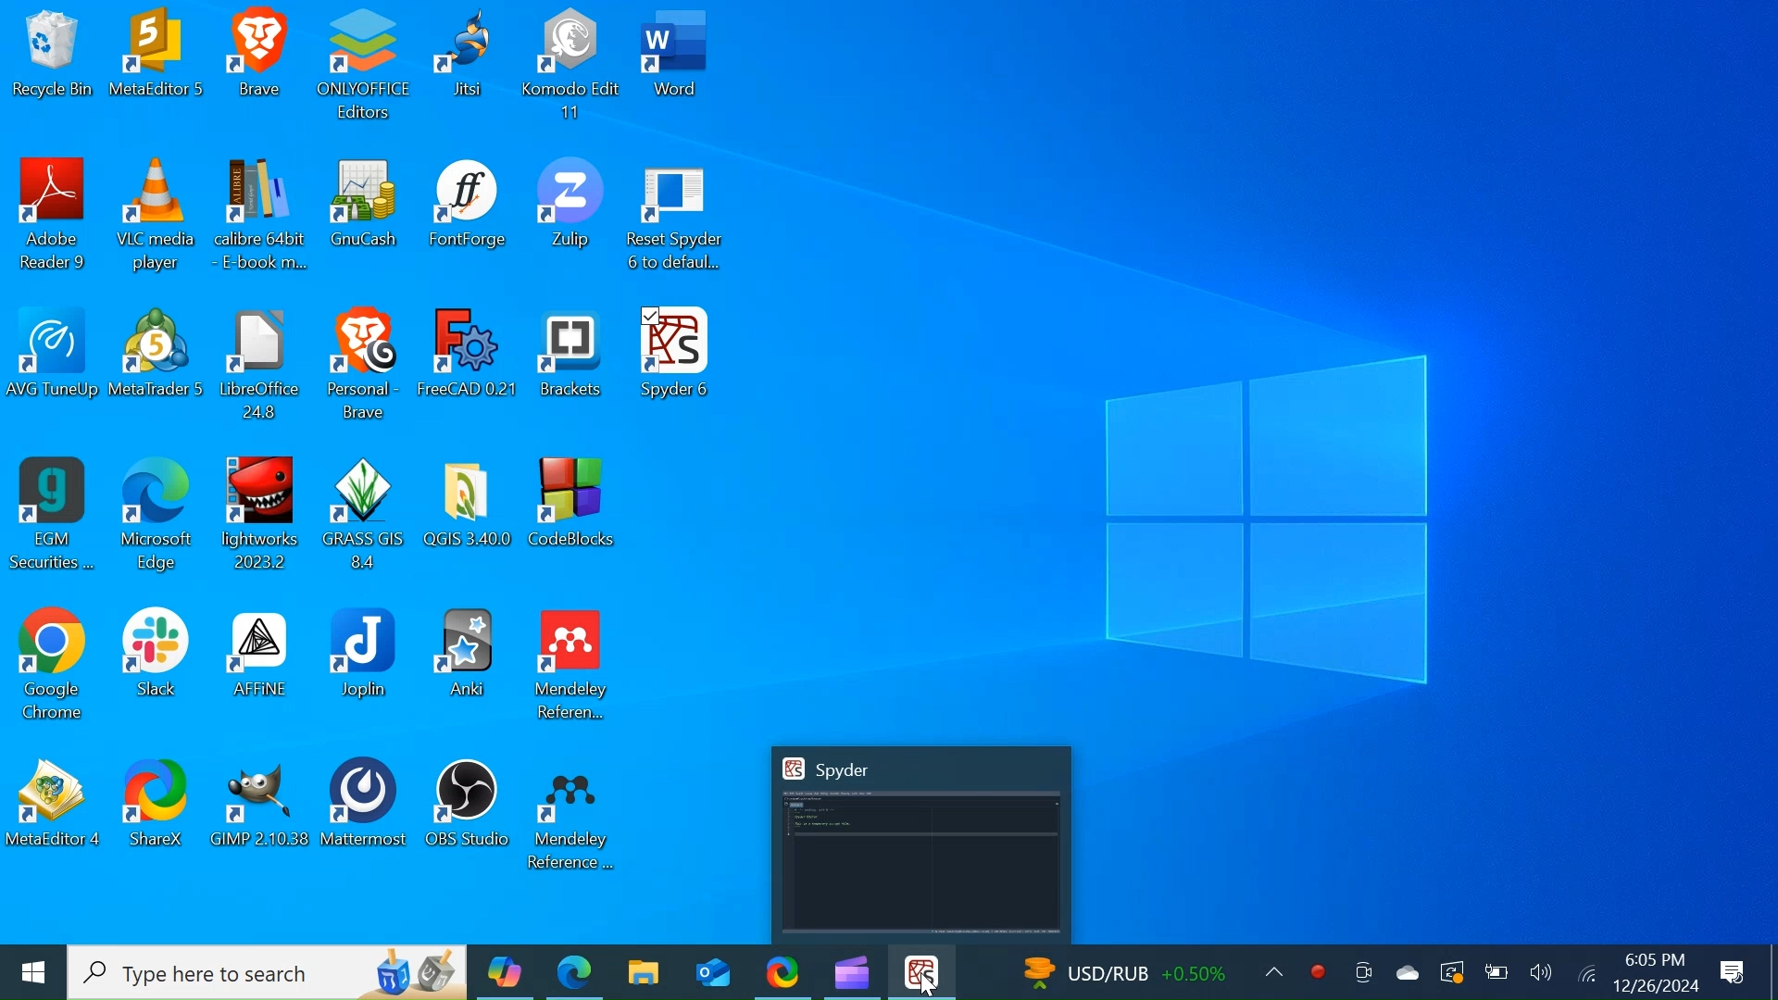  What do you see at coordinates (55, 811) in the screenshot?
I see `Meta Desktop Icon` at bounding box center [55, 811].